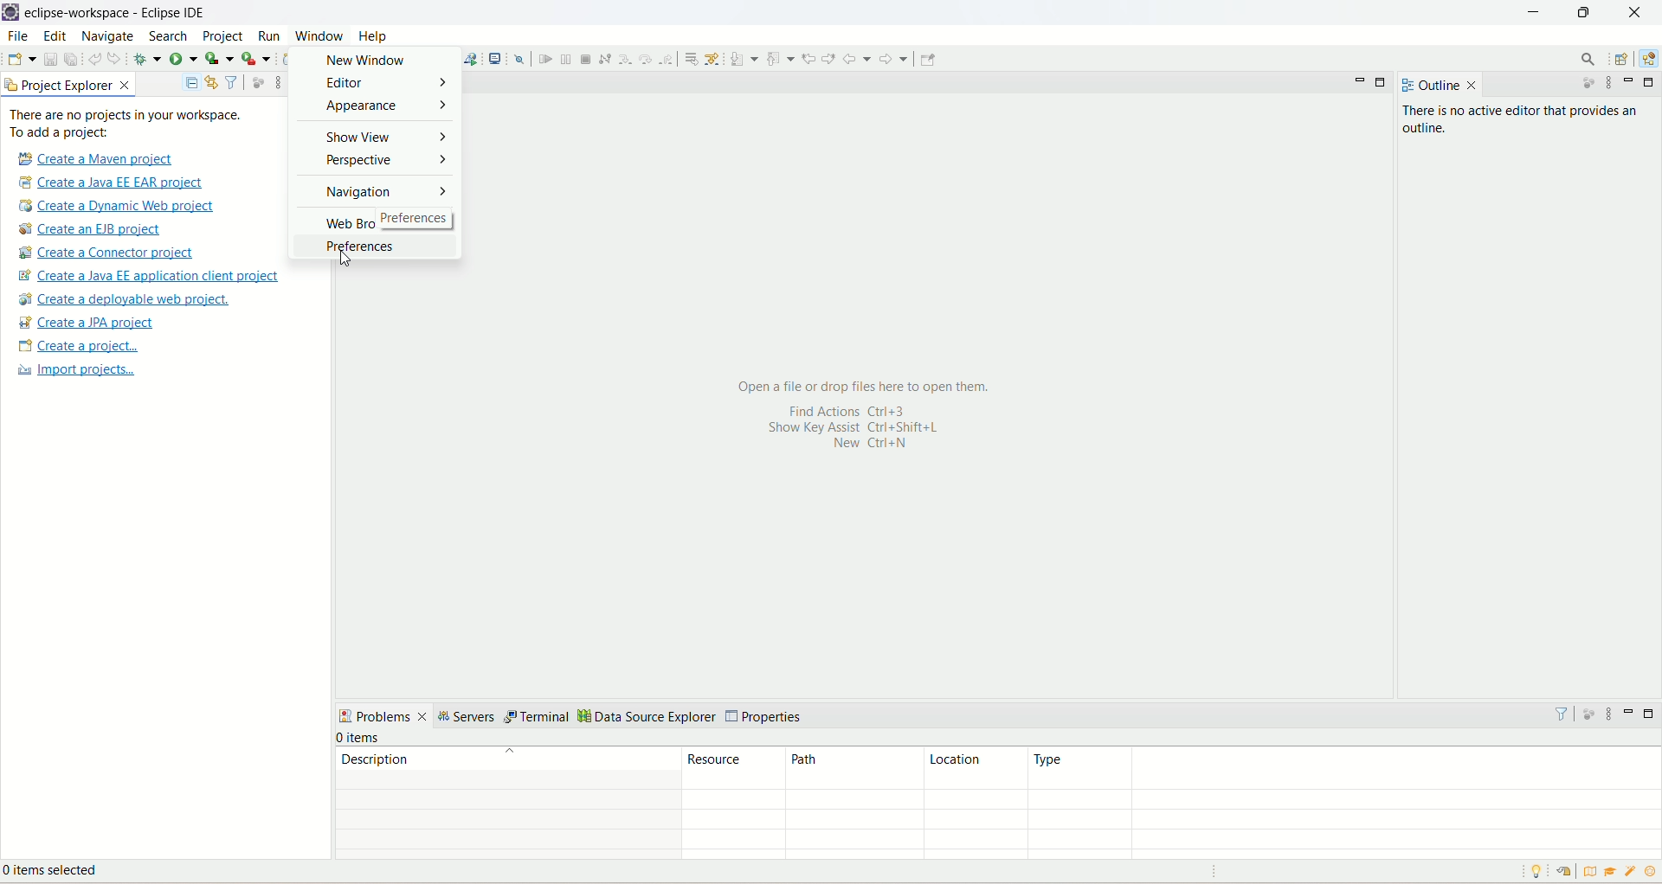 The height and width of the screenshot is (884, 1662). Describe the element at coordinates (857, 59) in the screenshot. I see `back` at that location.